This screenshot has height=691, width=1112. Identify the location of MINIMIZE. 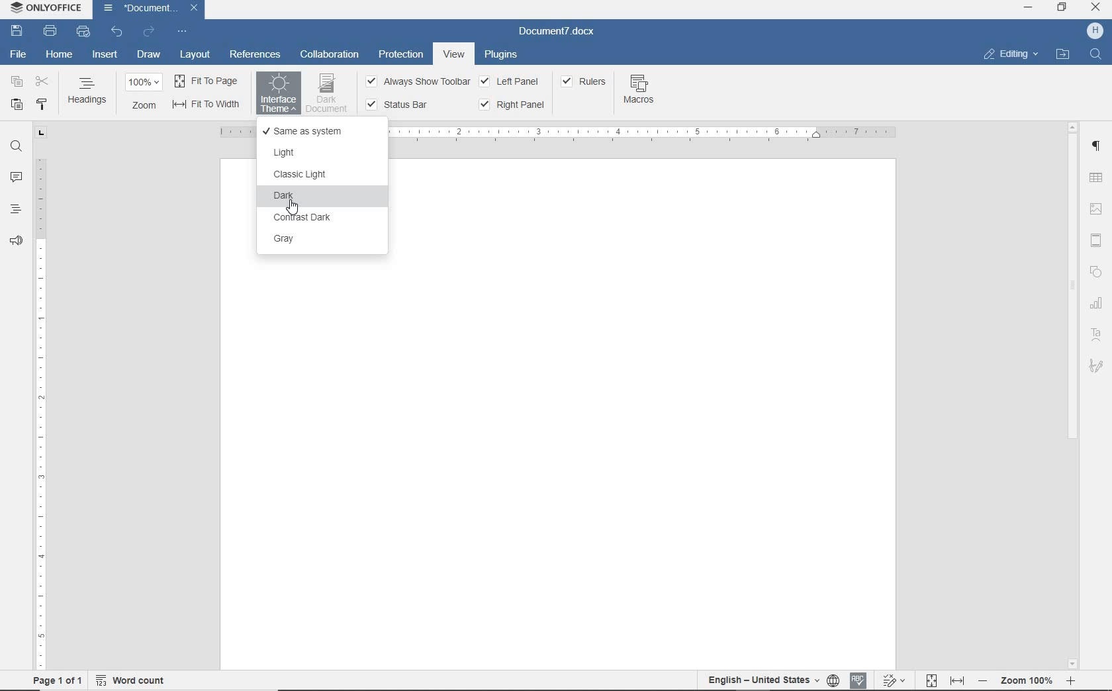
(1027, 7).